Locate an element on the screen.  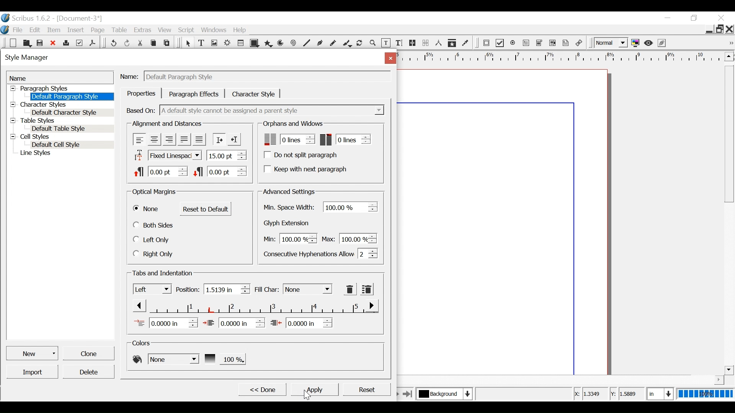
Cursor is located at coordinates (305, 393).